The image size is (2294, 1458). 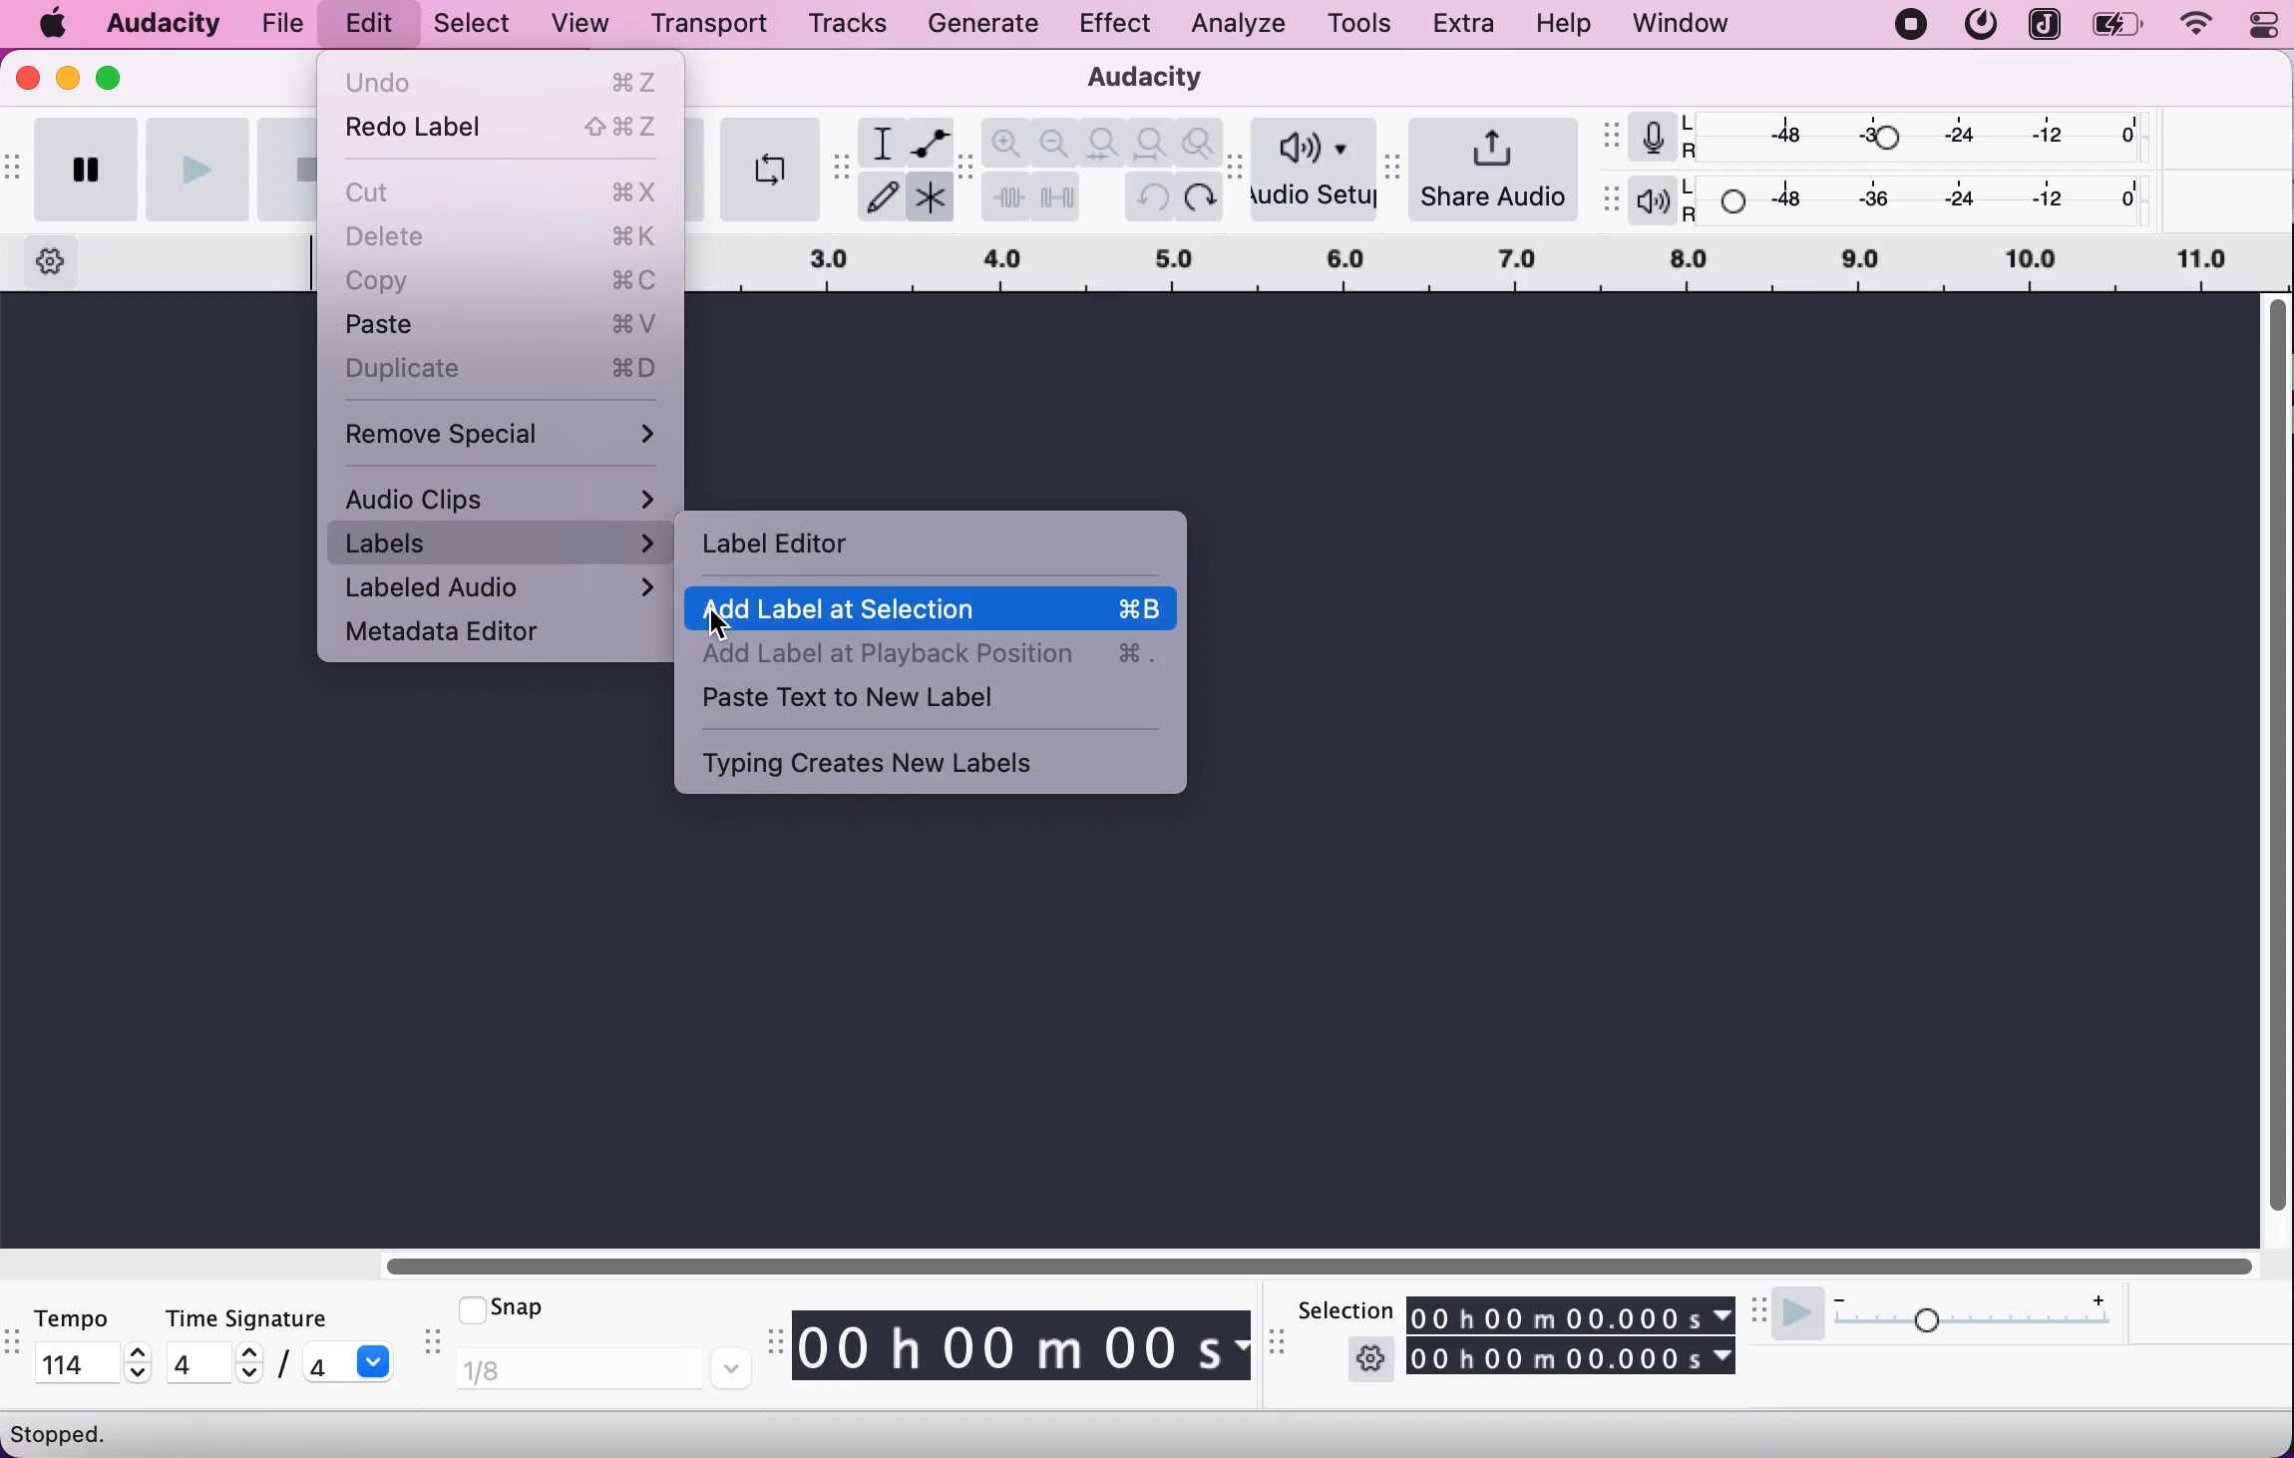 What do you see at coordinates (197, 168) in the screenshot?
I see `play` at bounding box center [197, 168].